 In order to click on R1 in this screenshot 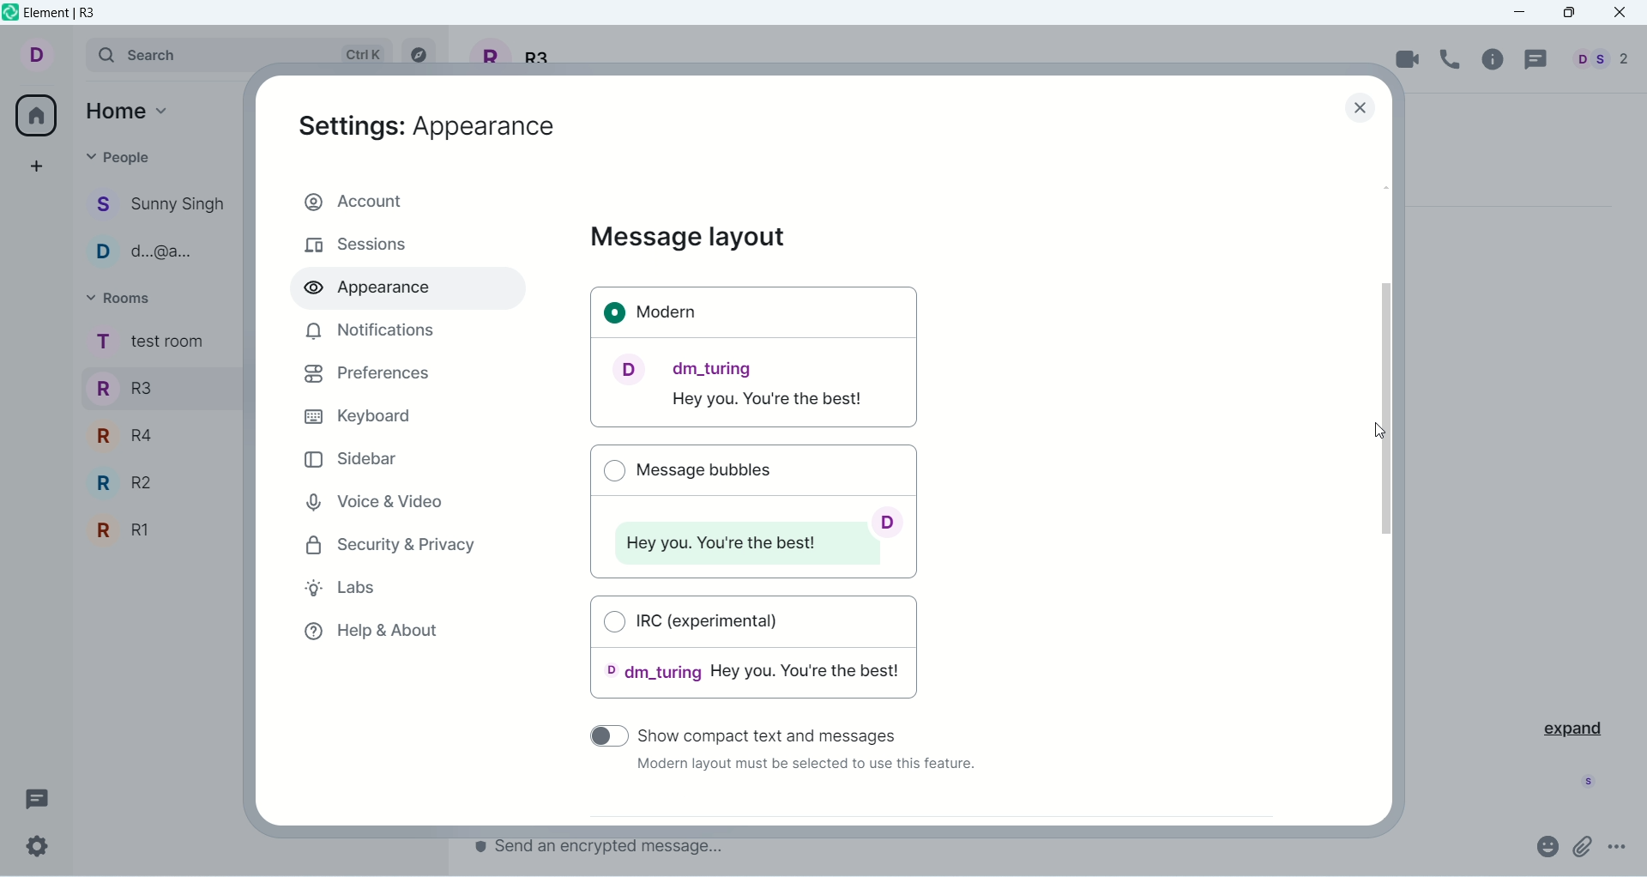, I will do `click(158, 532)`.